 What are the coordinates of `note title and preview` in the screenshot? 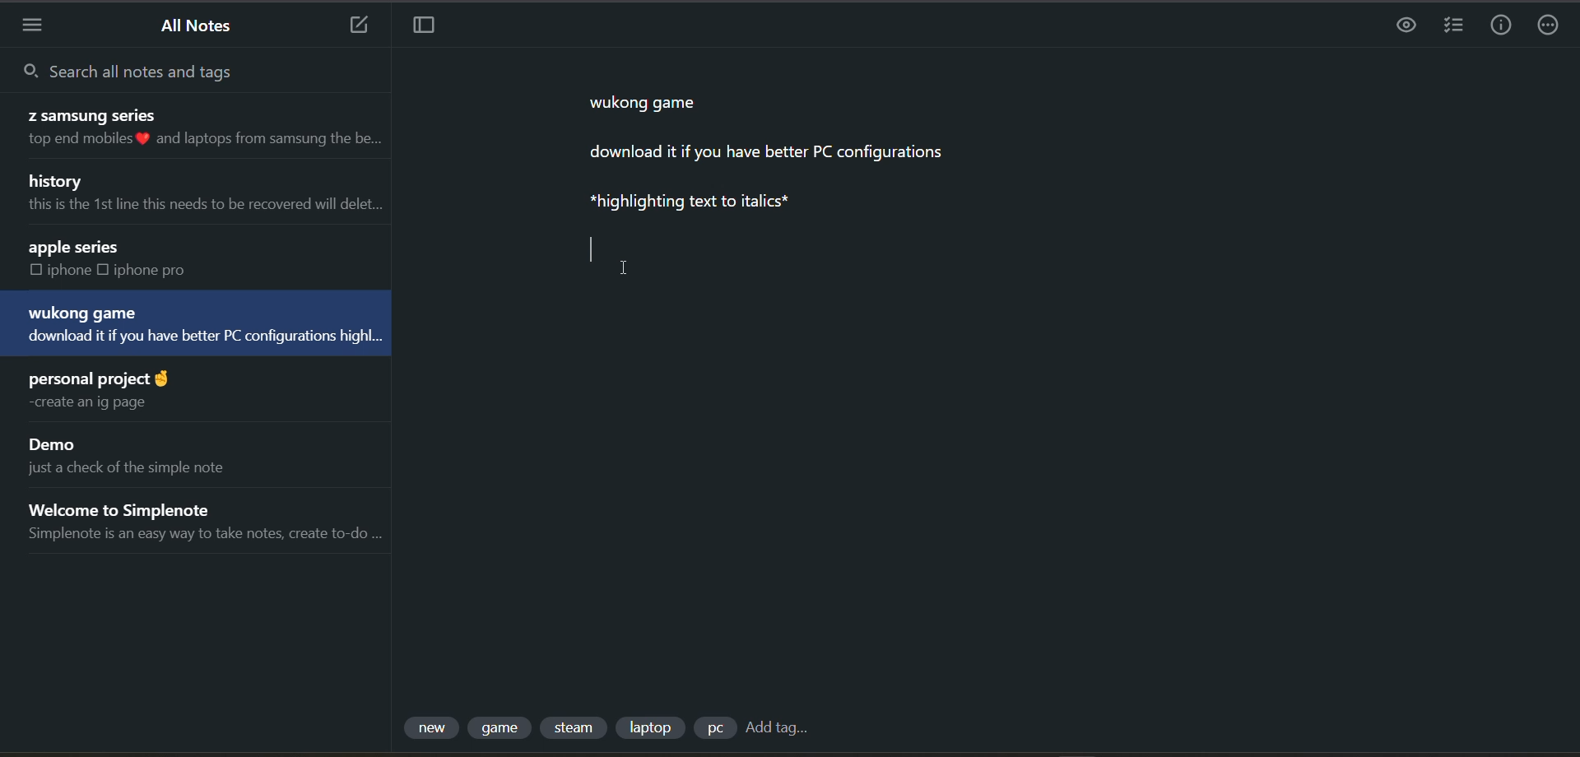 It's located at (206, 524).